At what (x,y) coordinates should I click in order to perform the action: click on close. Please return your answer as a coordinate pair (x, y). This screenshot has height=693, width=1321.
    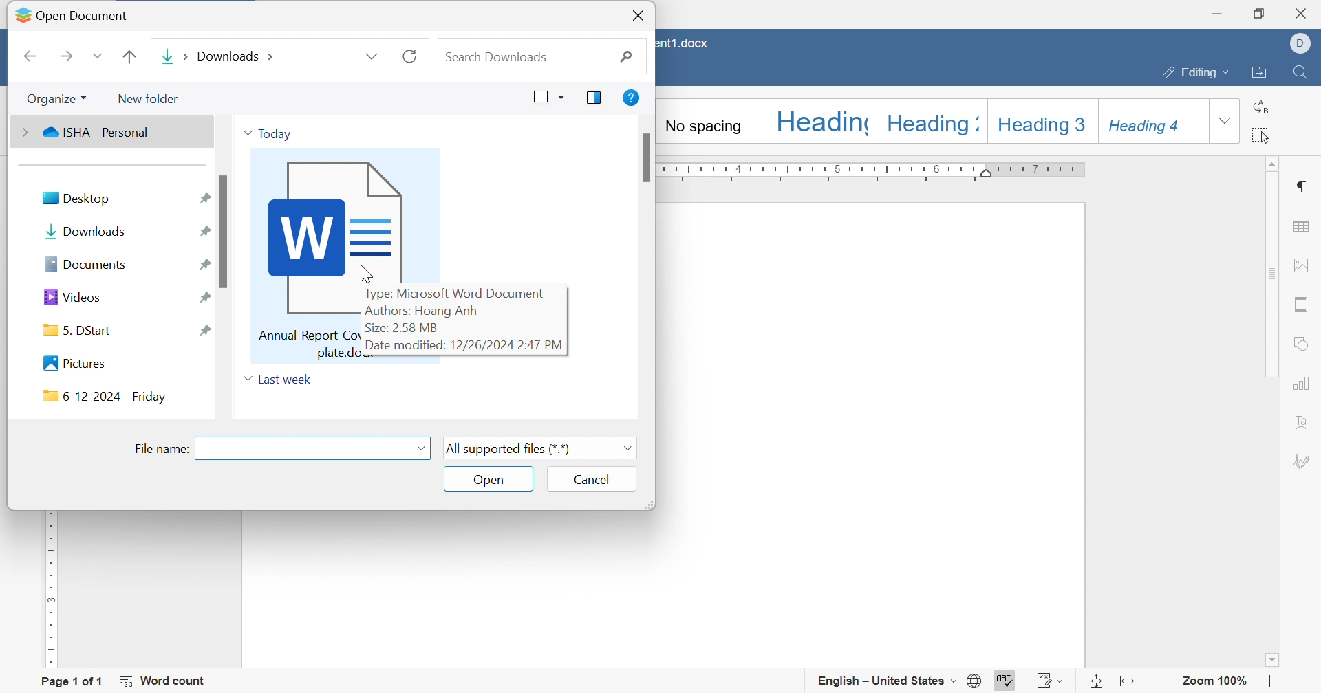
    Looking at the image, I should click on (1303, 14).